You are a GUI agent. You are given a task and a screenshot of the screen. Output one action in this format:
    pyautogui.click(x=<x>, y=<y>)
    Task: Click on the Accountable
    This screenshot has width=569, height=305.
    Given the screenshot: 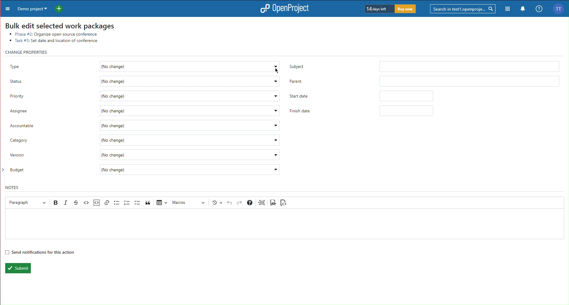 What is the action you would take?
    pyautogui.click(x=146, y=125)
    